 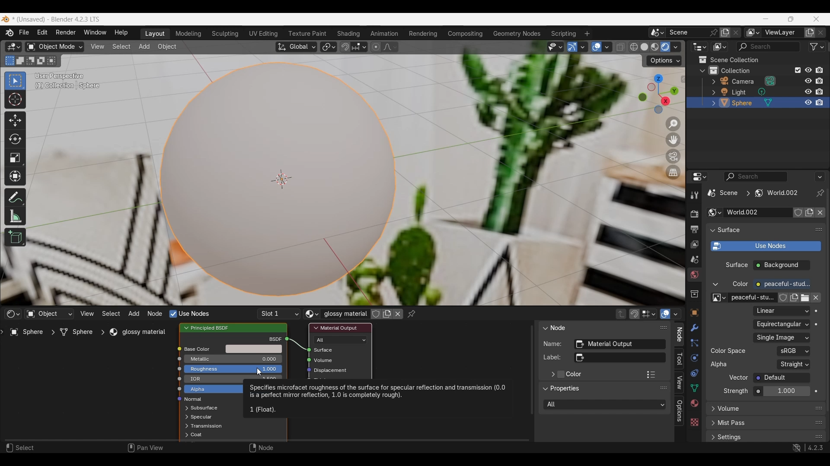 What do you see at coordinates (203, 349) in the screenshot?
I see `Base color` at bounding box center [203, 349].